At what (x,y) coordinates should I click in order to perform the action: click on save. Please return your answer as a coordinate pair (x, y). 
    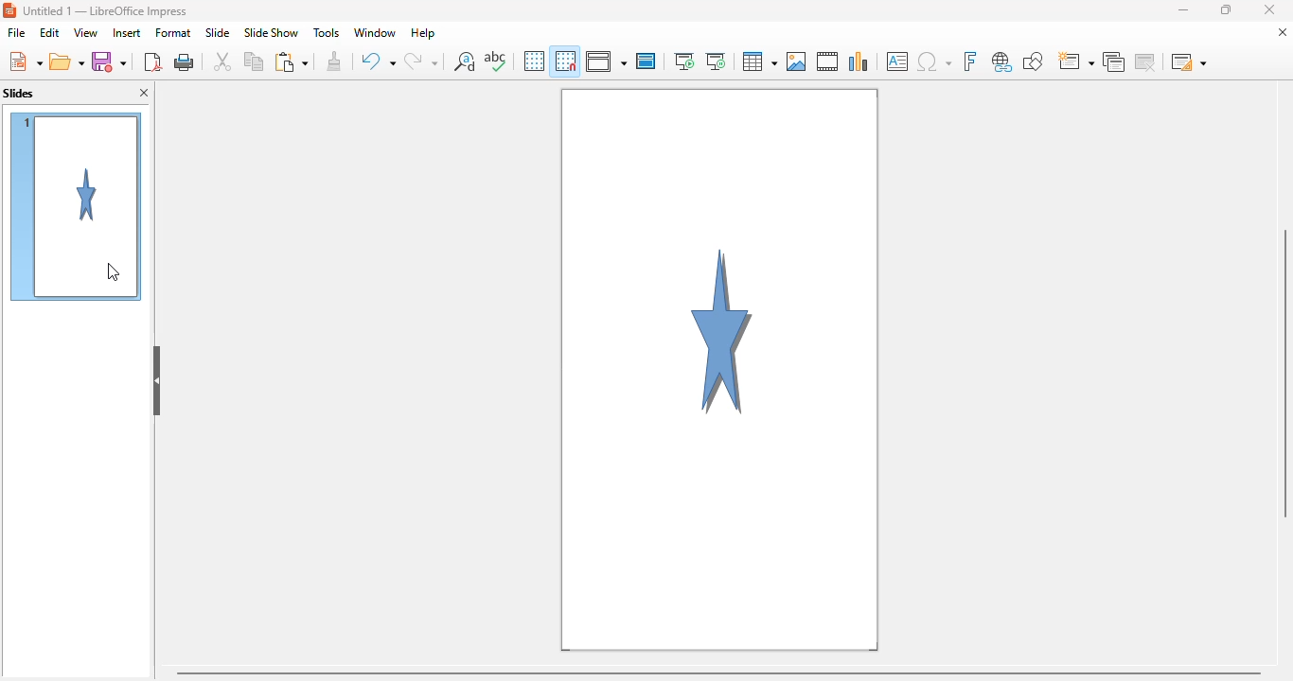
    Looking at the image, I should click on (108, 61).